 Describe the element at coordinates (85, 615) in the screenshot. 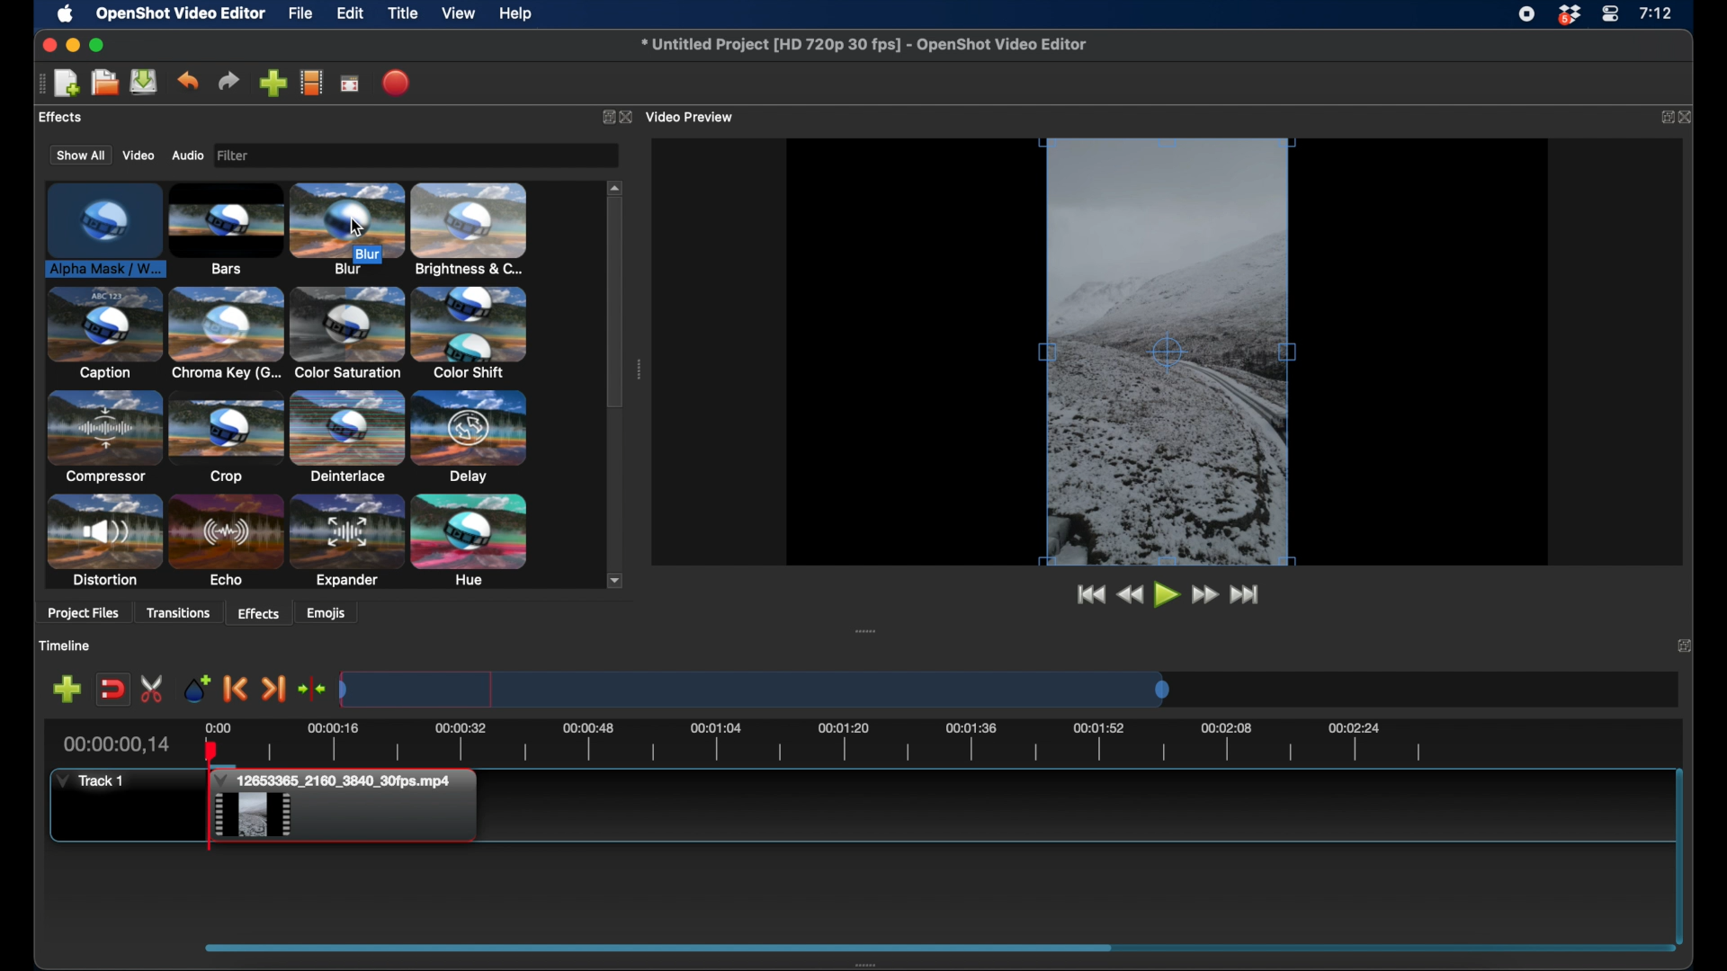

I see `project files` at that location.